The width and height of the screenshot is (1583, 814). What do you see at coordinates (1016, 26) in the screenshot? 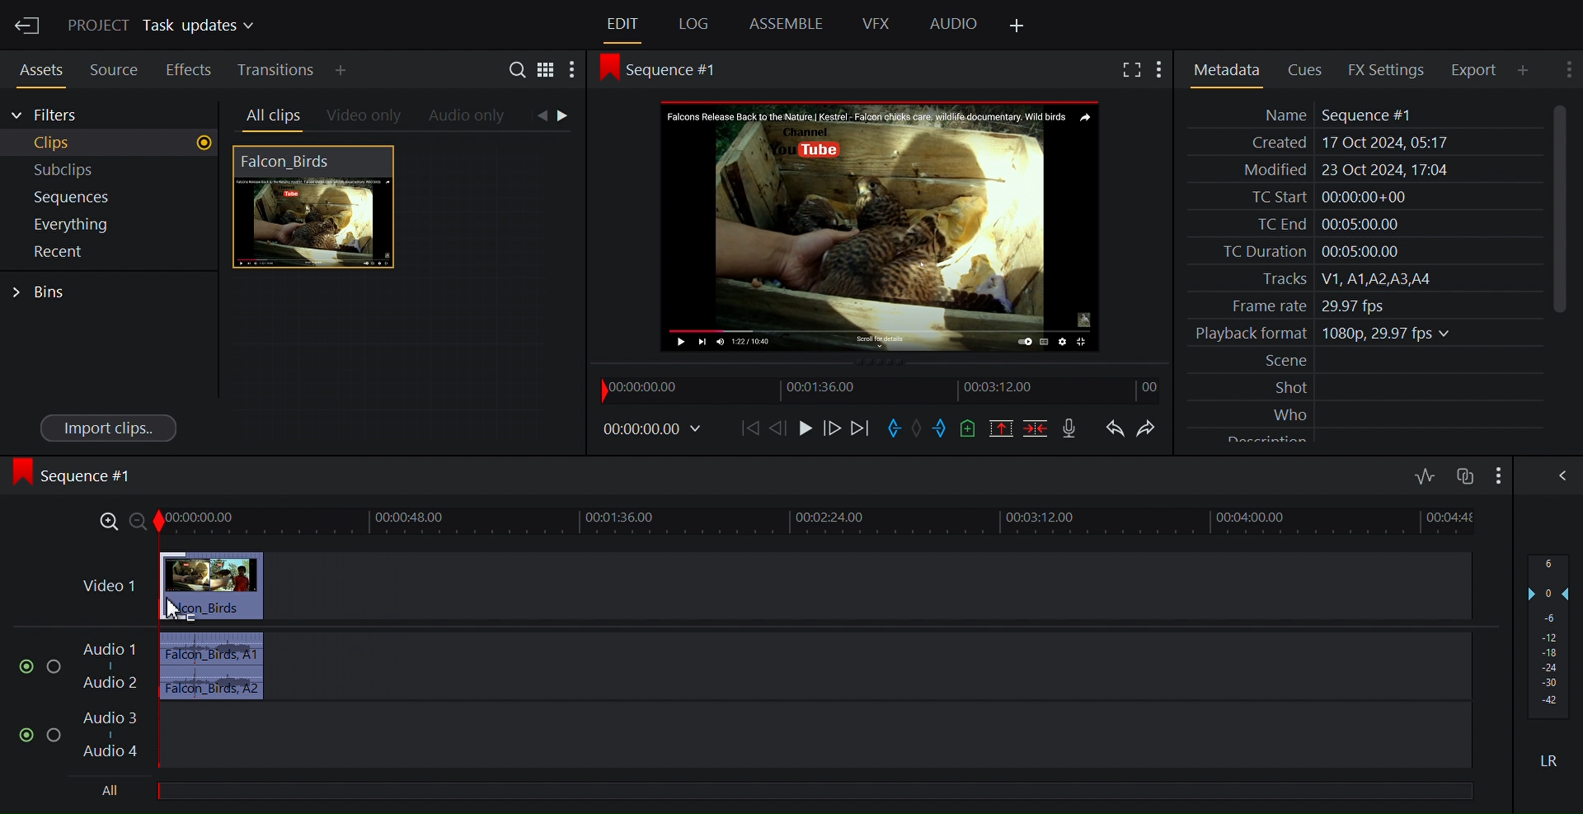
I see `Add Panel` at bounding box center [1016, 26].